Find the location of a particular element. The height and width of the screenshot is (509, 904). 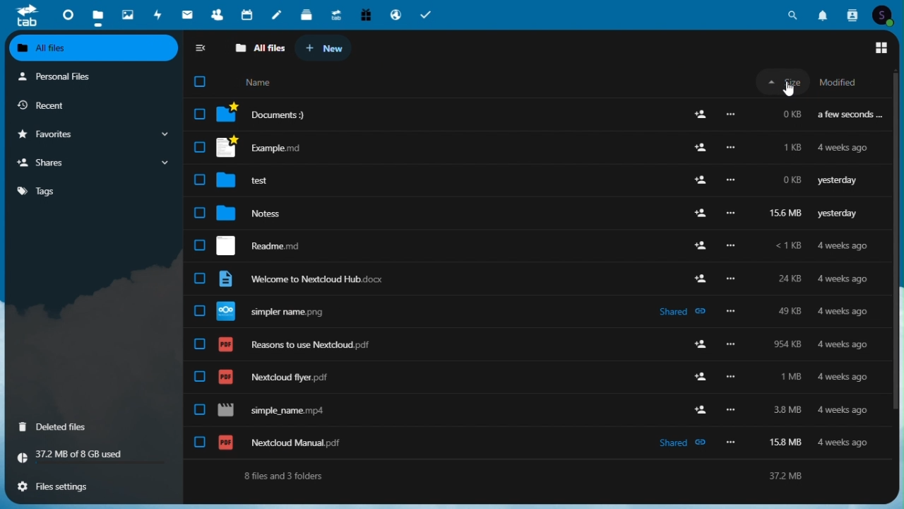

notes  is located at coordinates (279, 15).